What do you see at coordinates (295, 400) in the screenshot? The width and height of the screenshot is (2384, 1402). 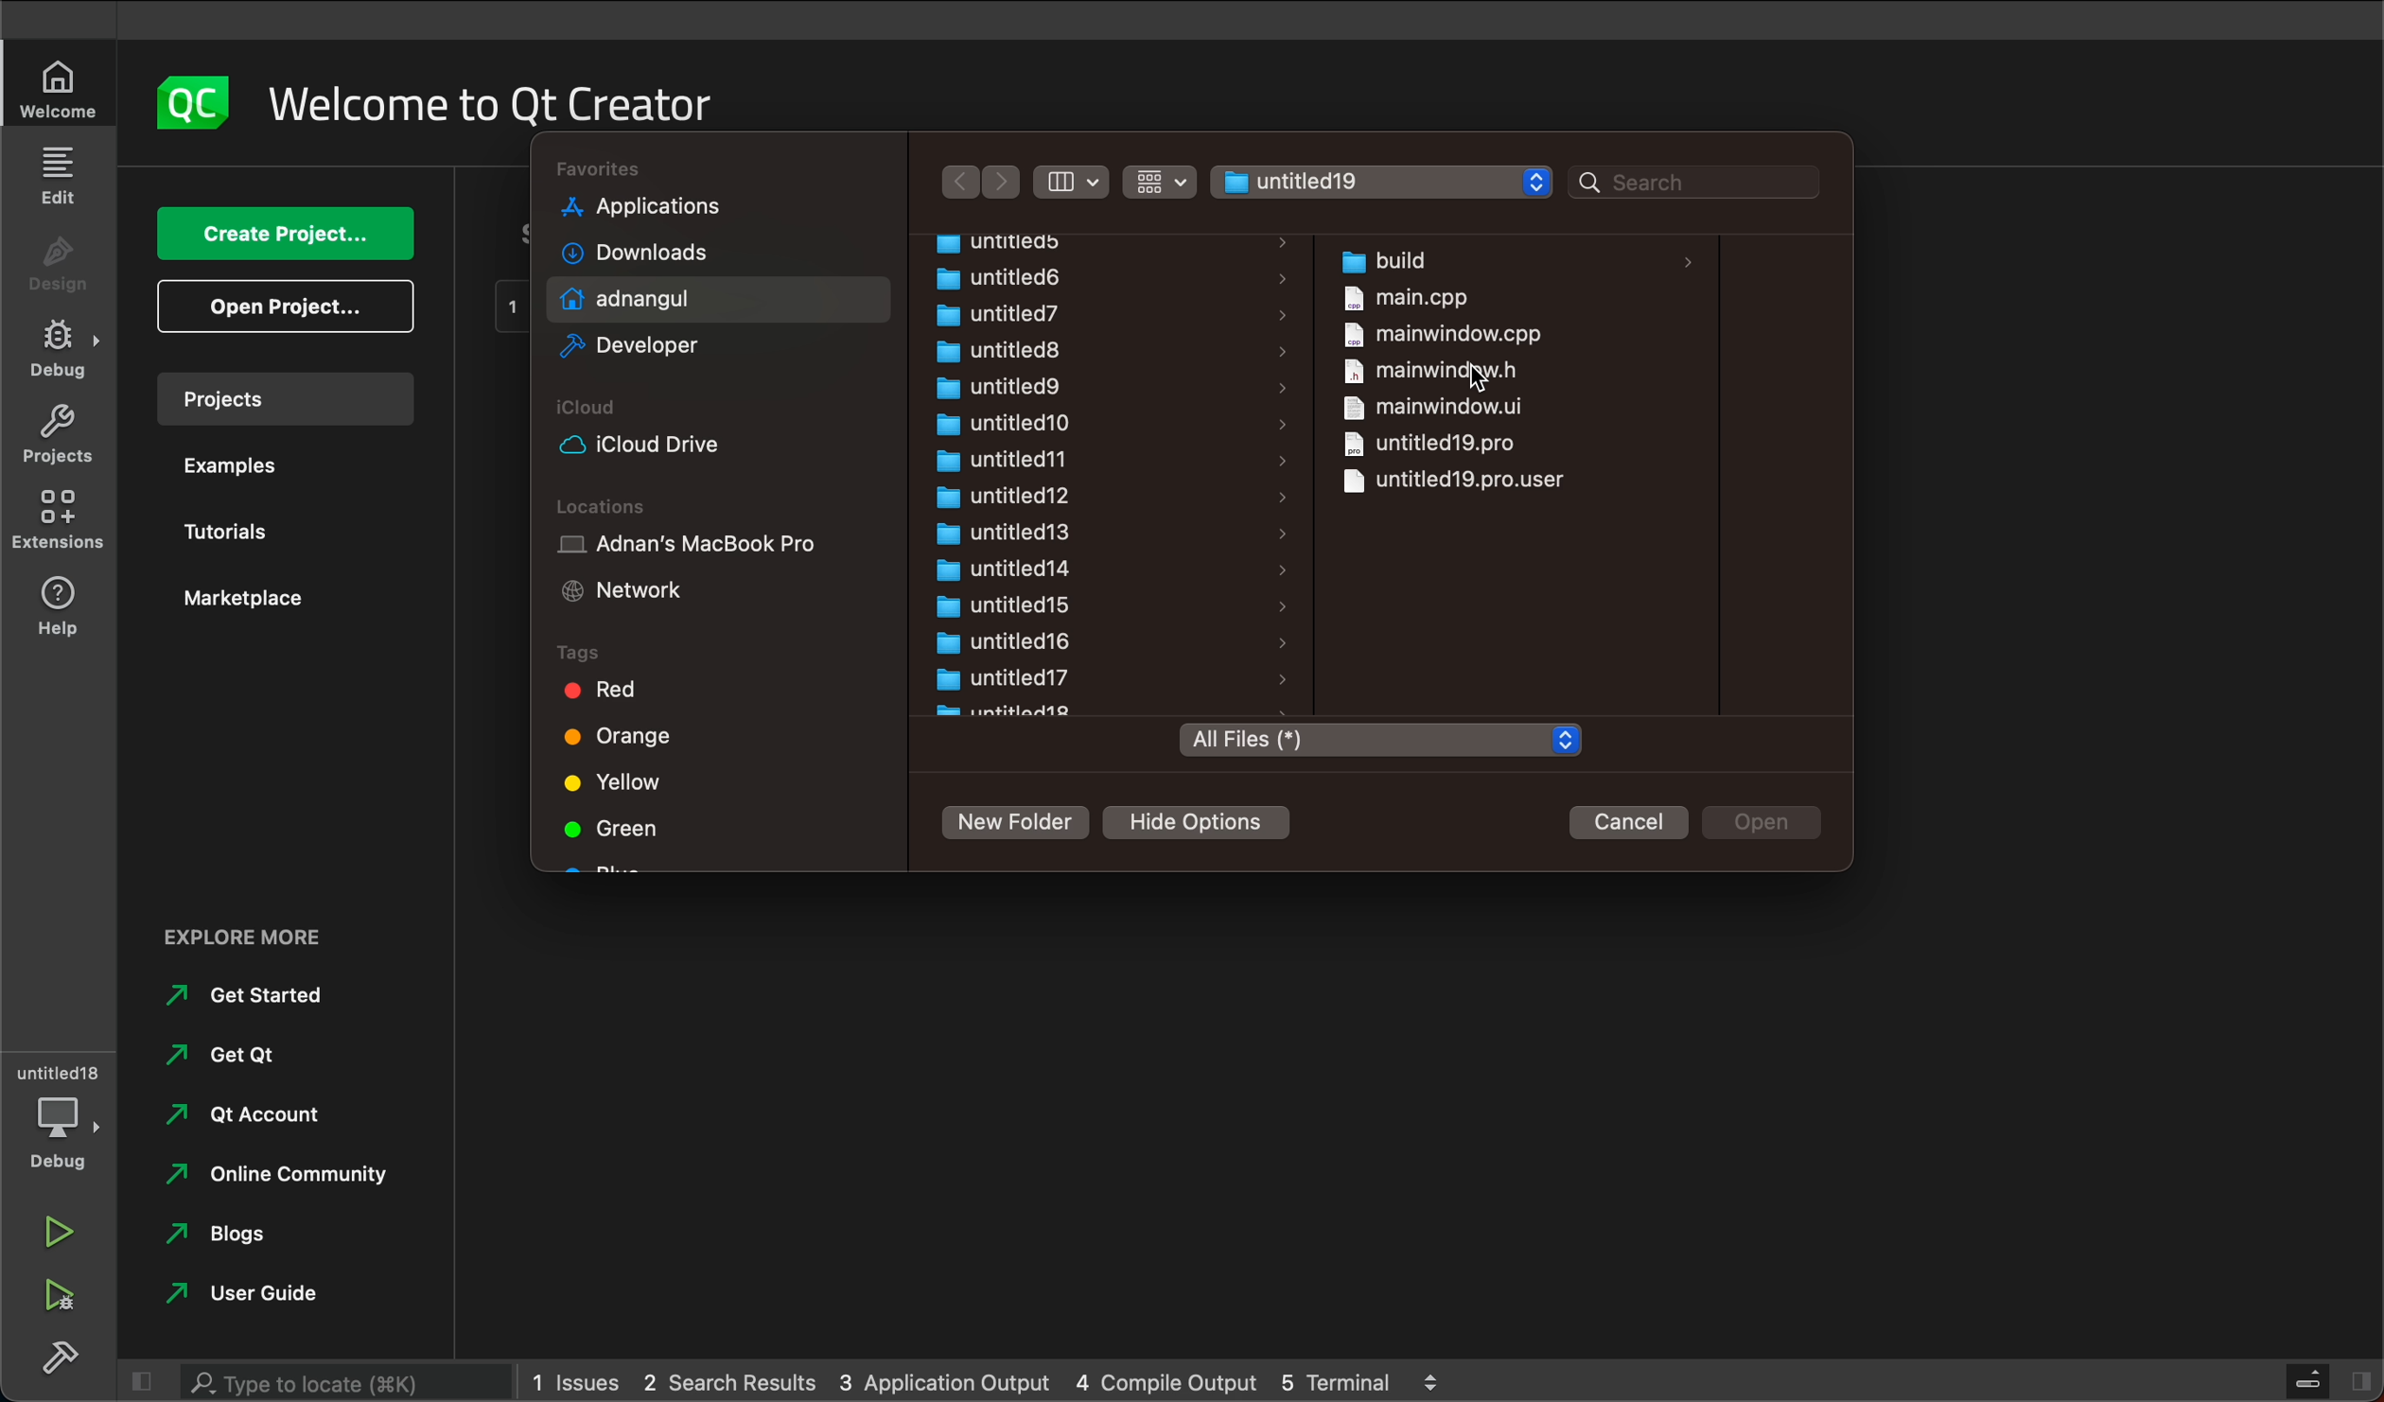 I see `project` at bounding box center [295, 400].